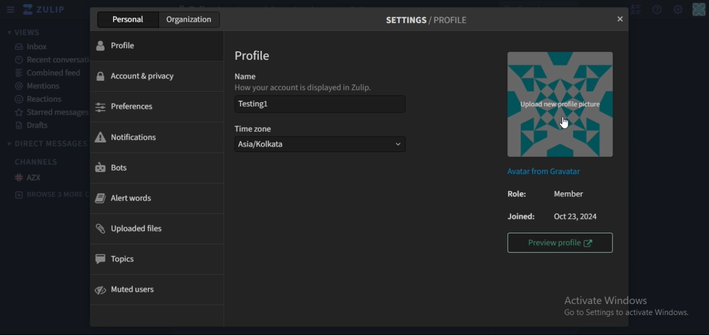 This screenshot has height=335, width=709. I want to click on help, so click(656, 10).